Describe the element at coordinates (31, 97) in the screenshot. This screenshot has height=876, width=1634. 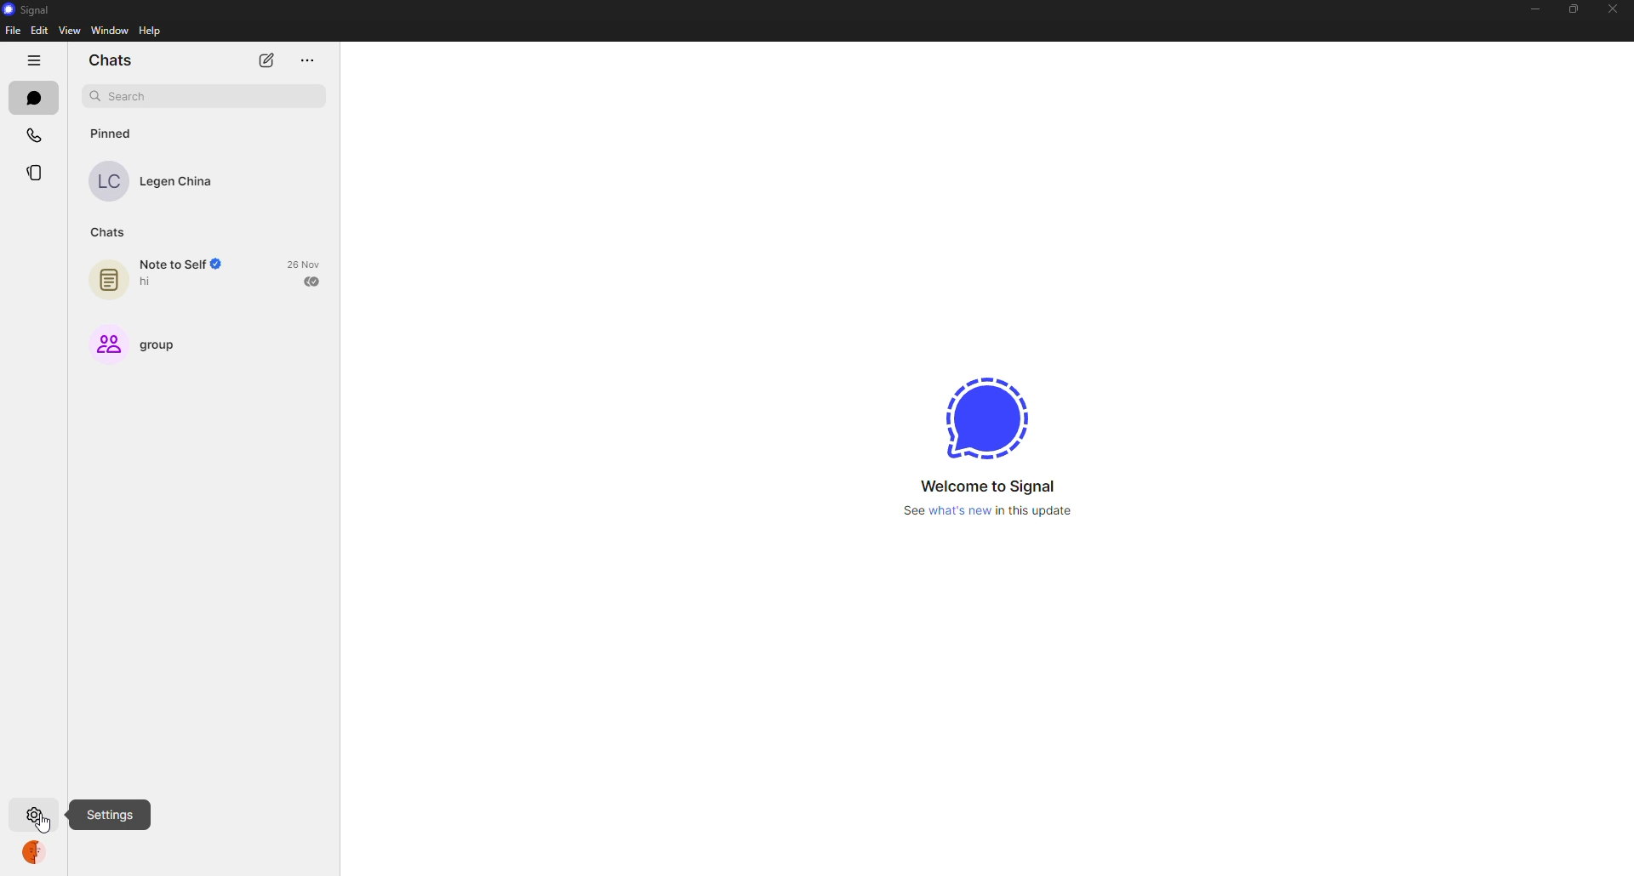
I see `chats` at that location.